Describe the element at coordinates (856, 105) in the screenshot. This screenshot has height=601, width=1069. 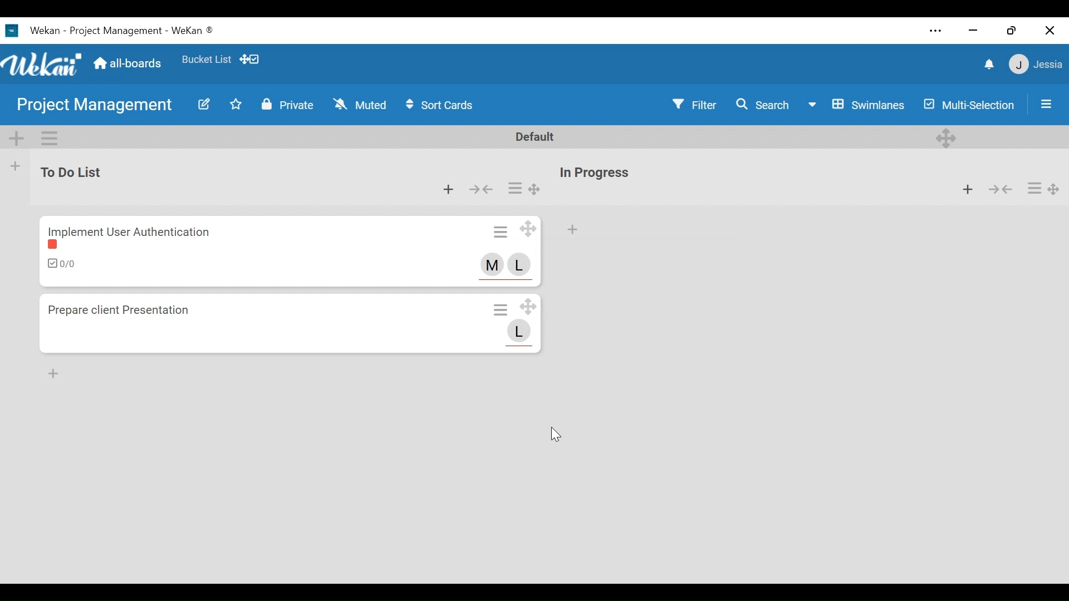
I see `Swimlanes` at that location.